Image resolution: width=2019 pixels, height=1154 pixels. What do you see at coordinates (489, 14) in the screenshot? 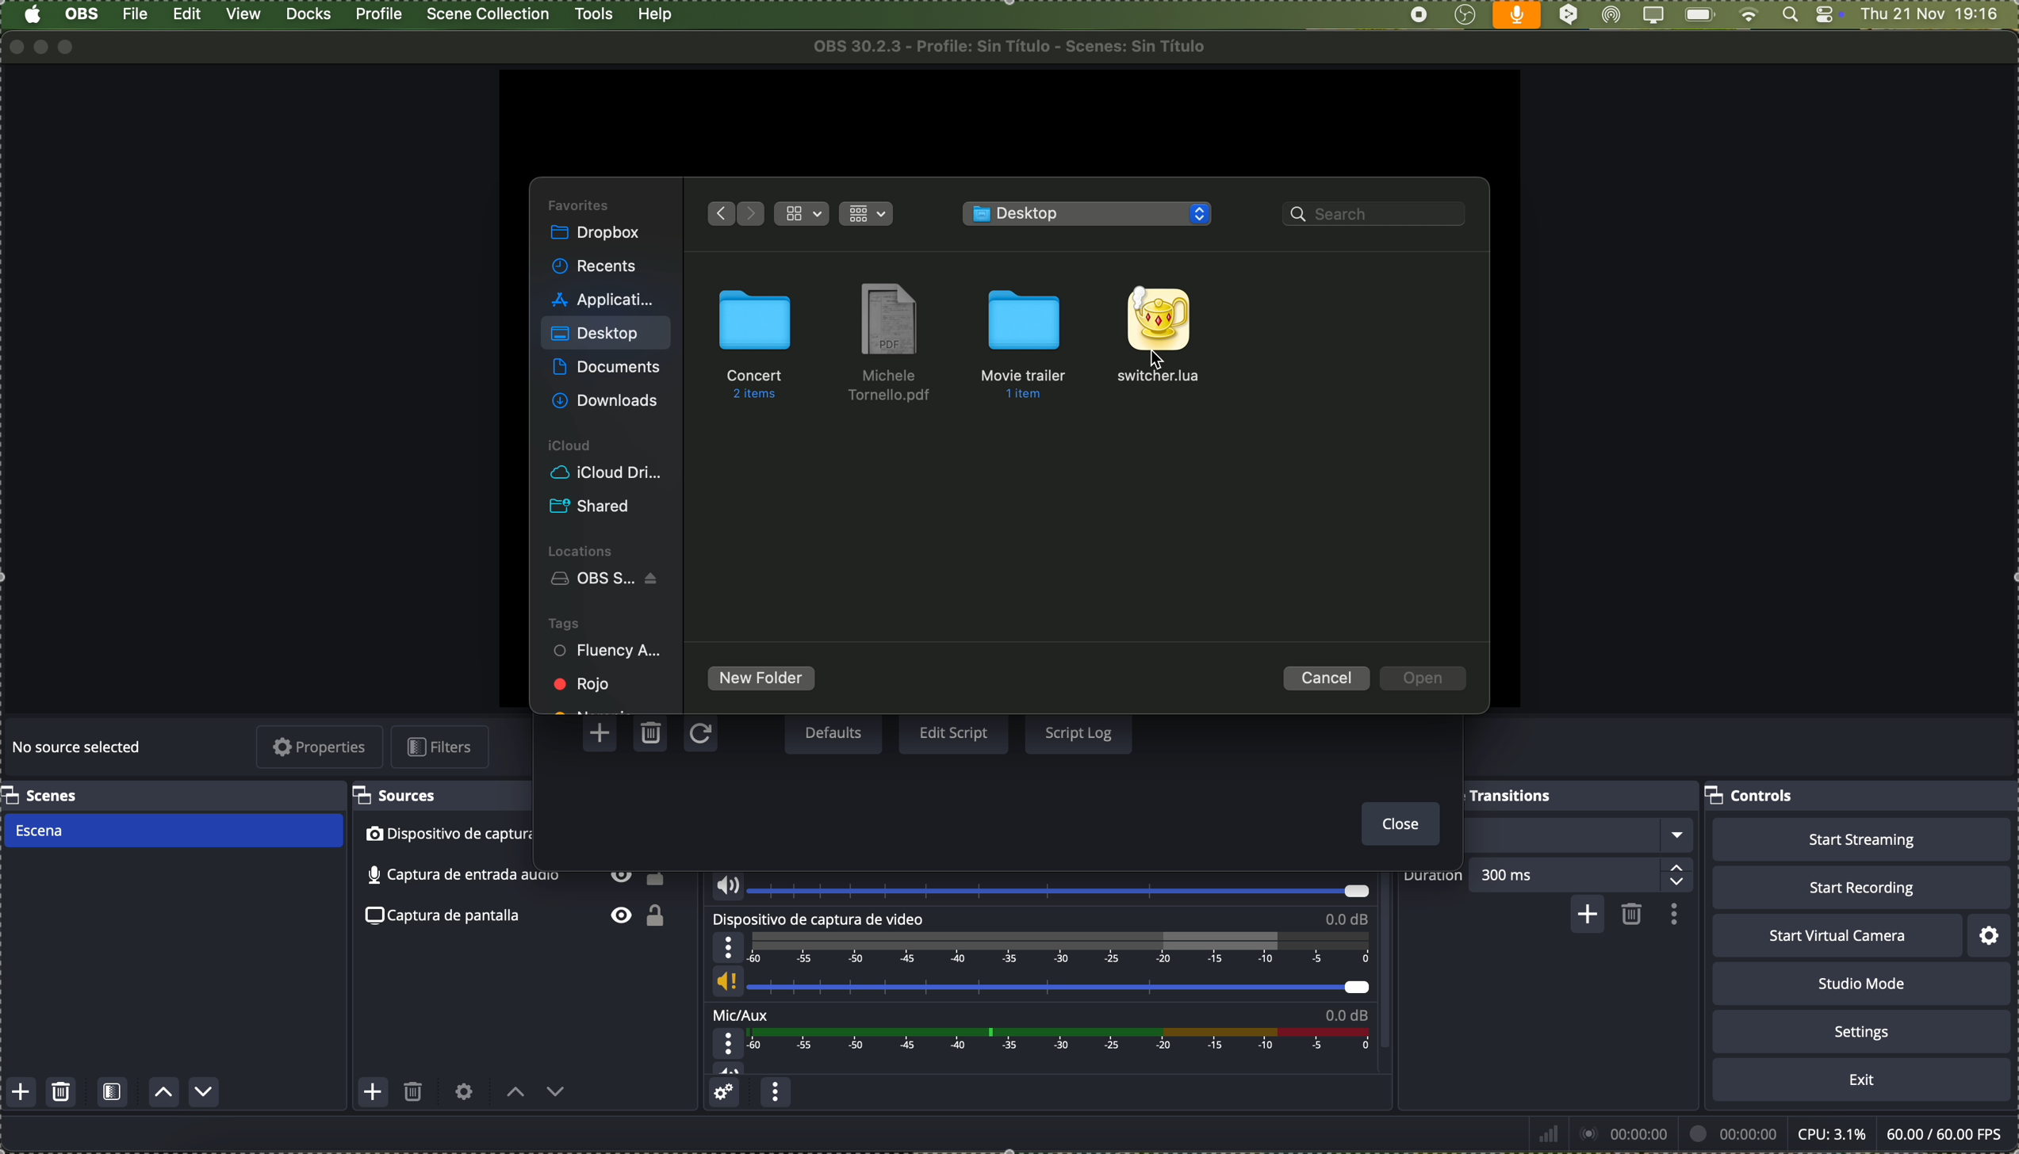
I see `scene collection` at bounding box center [489, 14].